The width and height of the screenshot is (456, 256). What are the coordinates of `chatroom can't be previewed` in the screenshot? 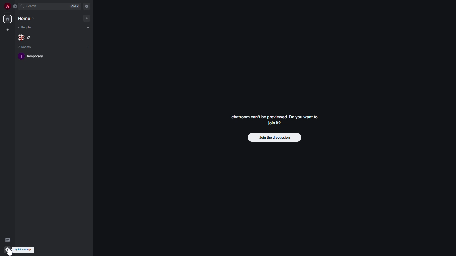 It's located at (275, 121).